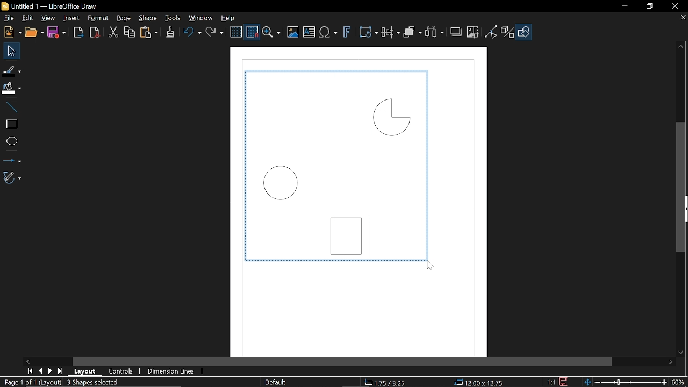 The image size is (688, 387). I want to click on Shadow, so click(456, 33).